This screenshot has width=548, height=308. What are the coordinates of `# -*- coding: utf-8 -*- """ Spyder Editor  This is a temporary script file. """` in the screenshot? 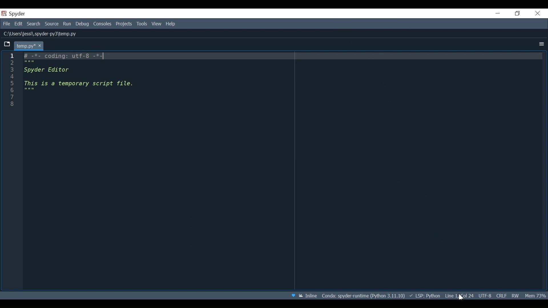 It's located at (286, 171).